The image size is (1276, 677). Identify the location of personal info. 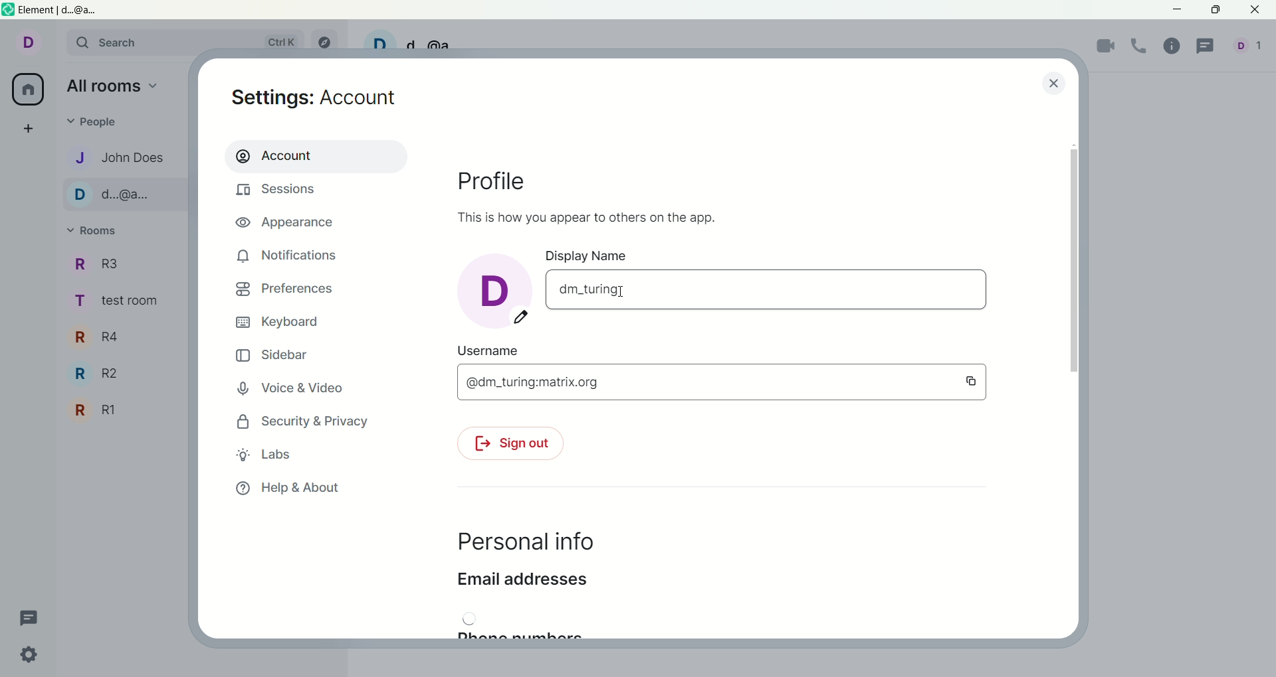
(524, 543).